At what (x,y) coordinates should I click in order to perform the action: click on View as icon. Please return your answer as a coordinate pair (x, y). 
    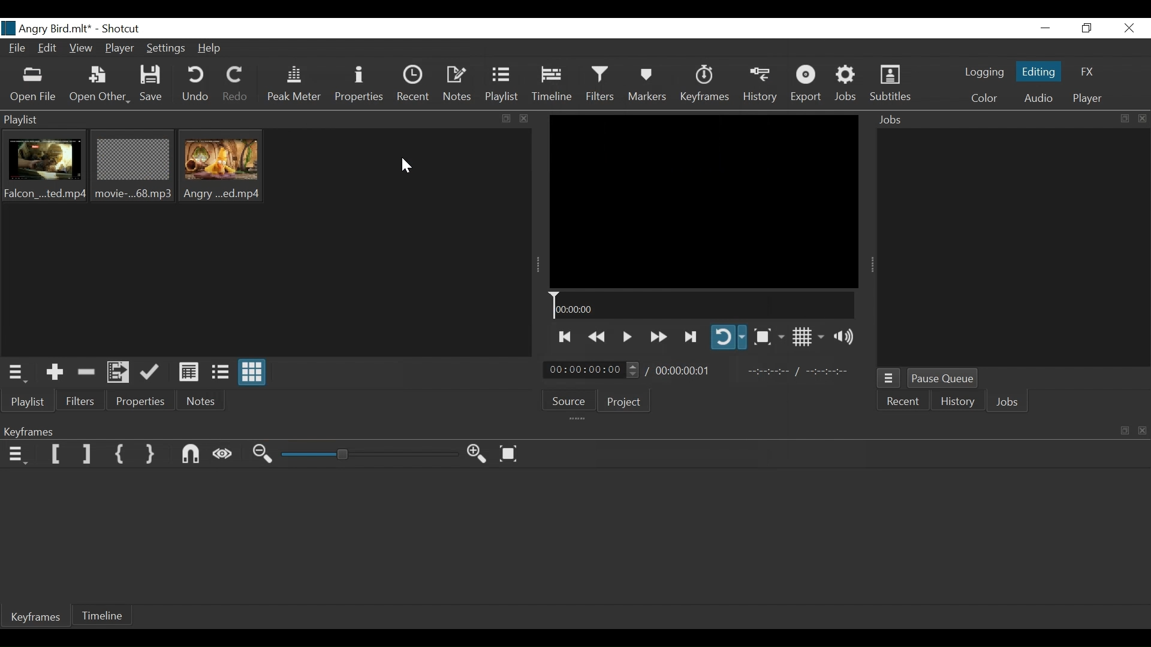
    Looking at the image, I should click on (252, 373).